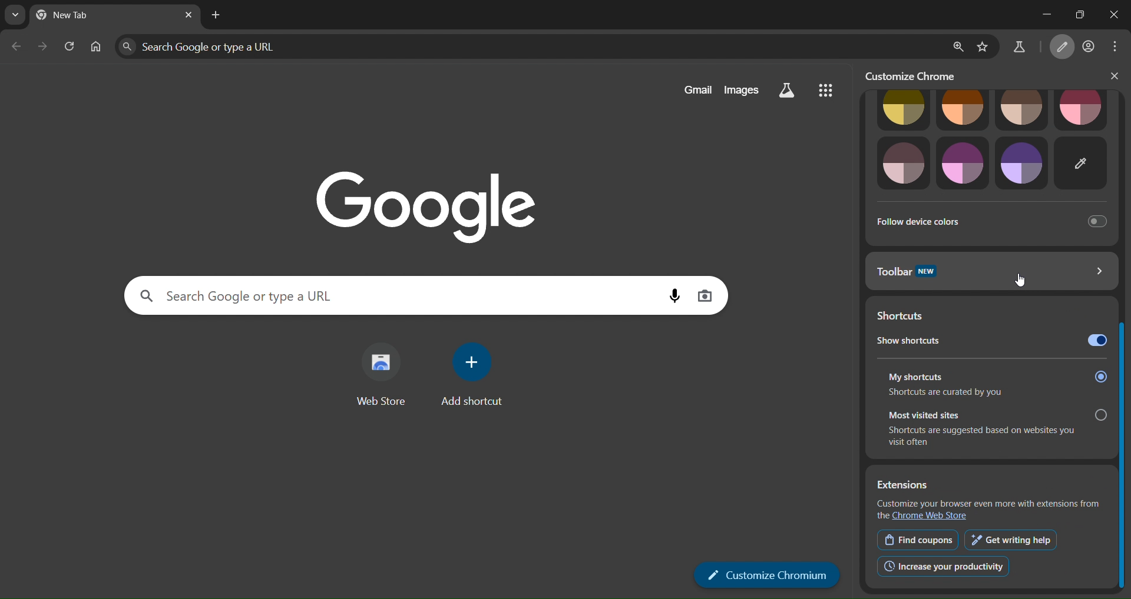  Describe the element at coordinates (964, 109) in the screenshot. I see `theme` at that location.